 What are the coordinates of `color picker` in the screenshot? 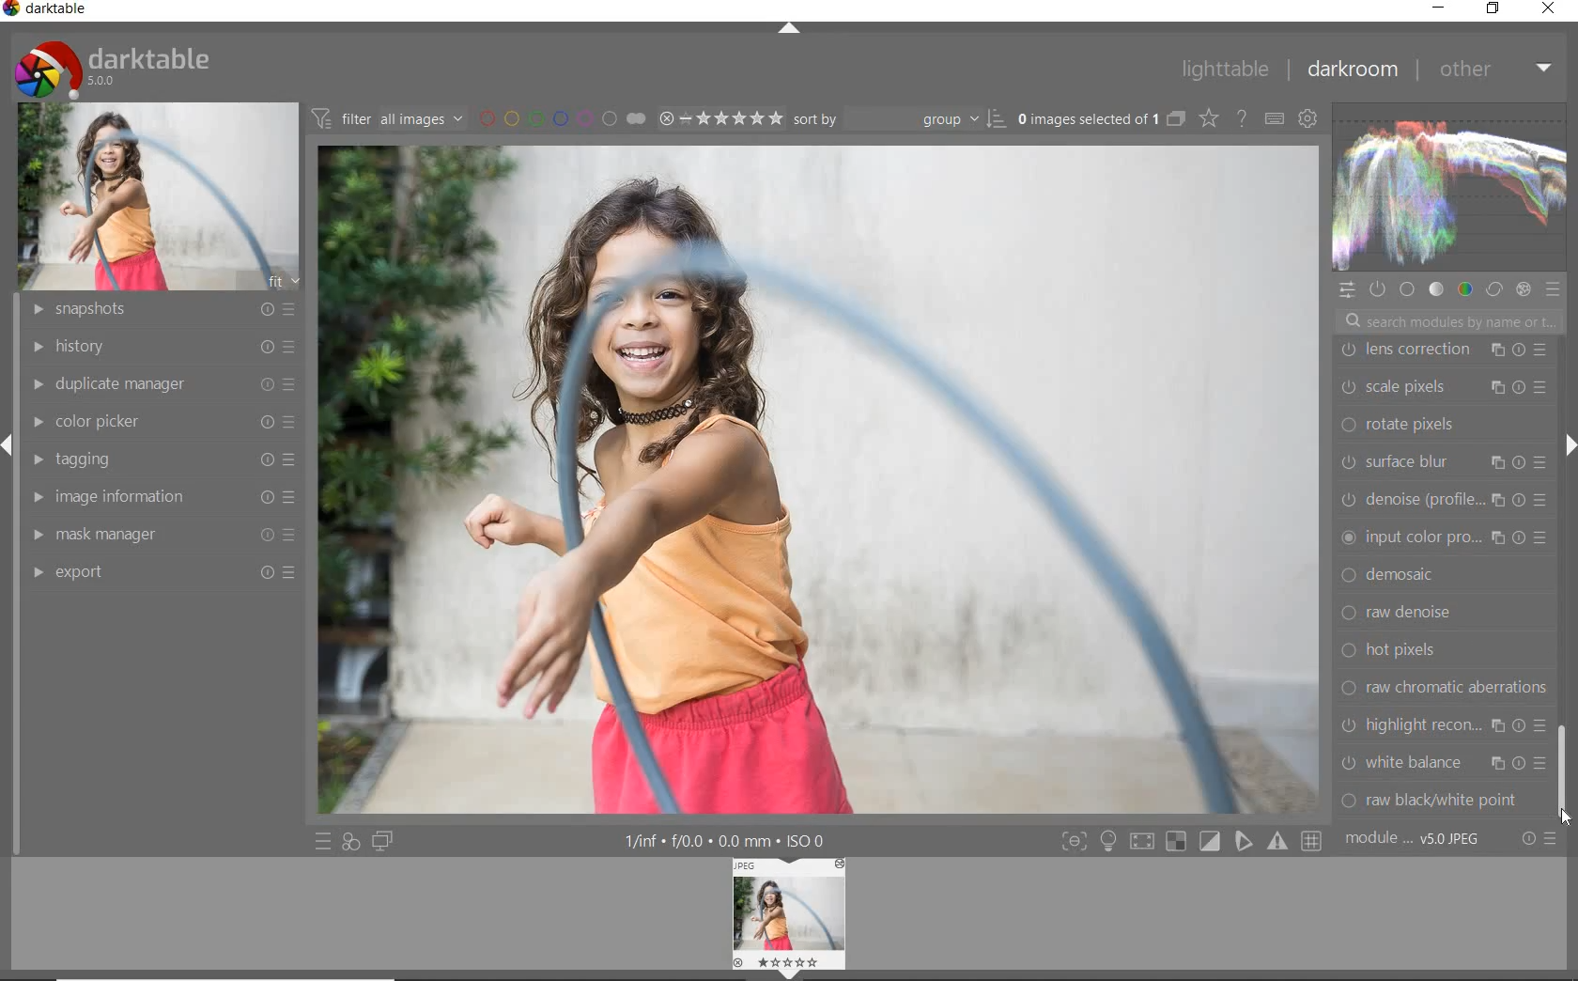 It's located at (168, 418).